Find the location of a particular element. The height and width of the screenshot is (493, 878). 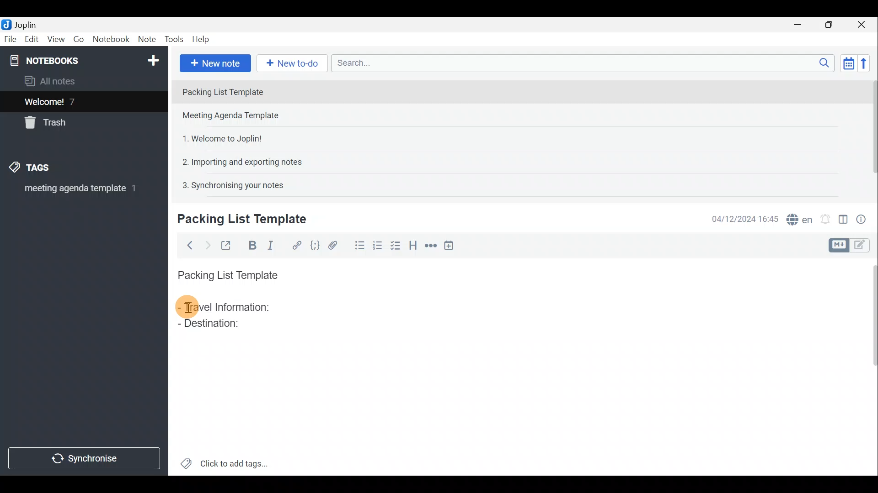

All notes is located at coordinates (53, 81).